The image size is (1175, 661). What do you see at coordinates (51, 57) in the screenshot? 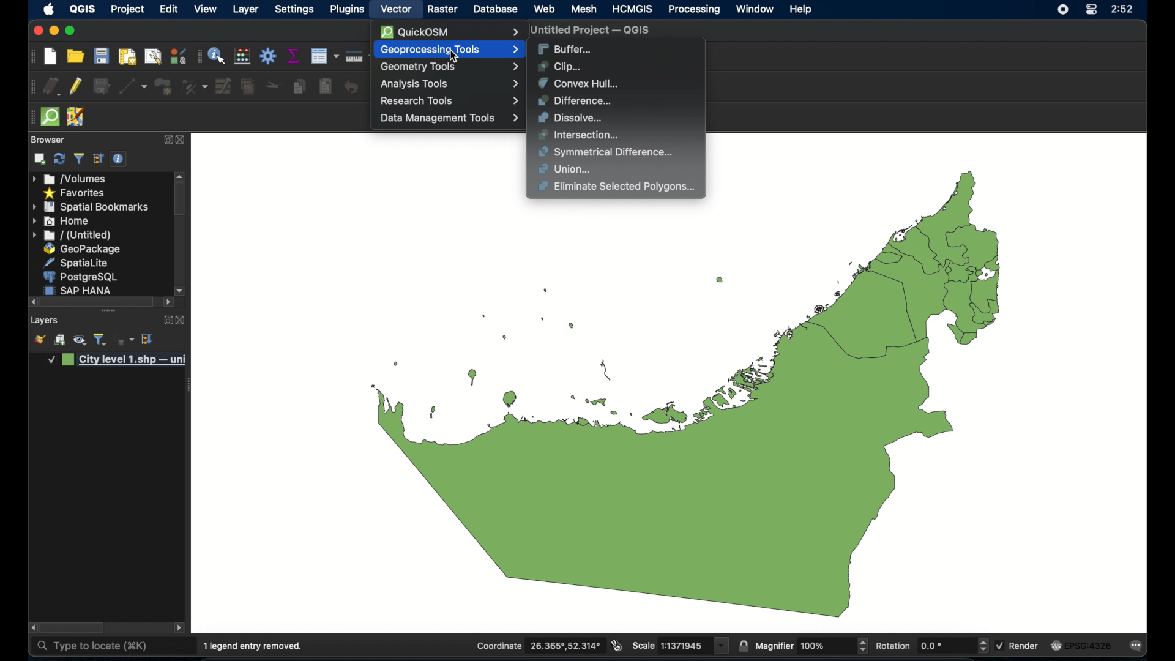
I see `new project` at bounding box center [51, 57].